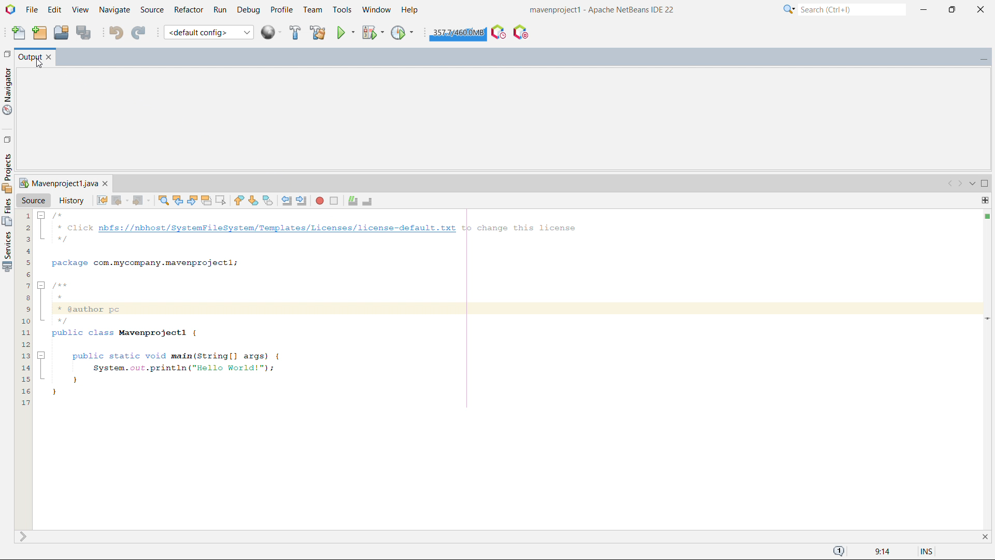 This screenshot has height=560, width=995. What do you see at coordinates (221, 200) in the screenshot?
I see `toggle rectangular selection` at bounding box center [221, 200].